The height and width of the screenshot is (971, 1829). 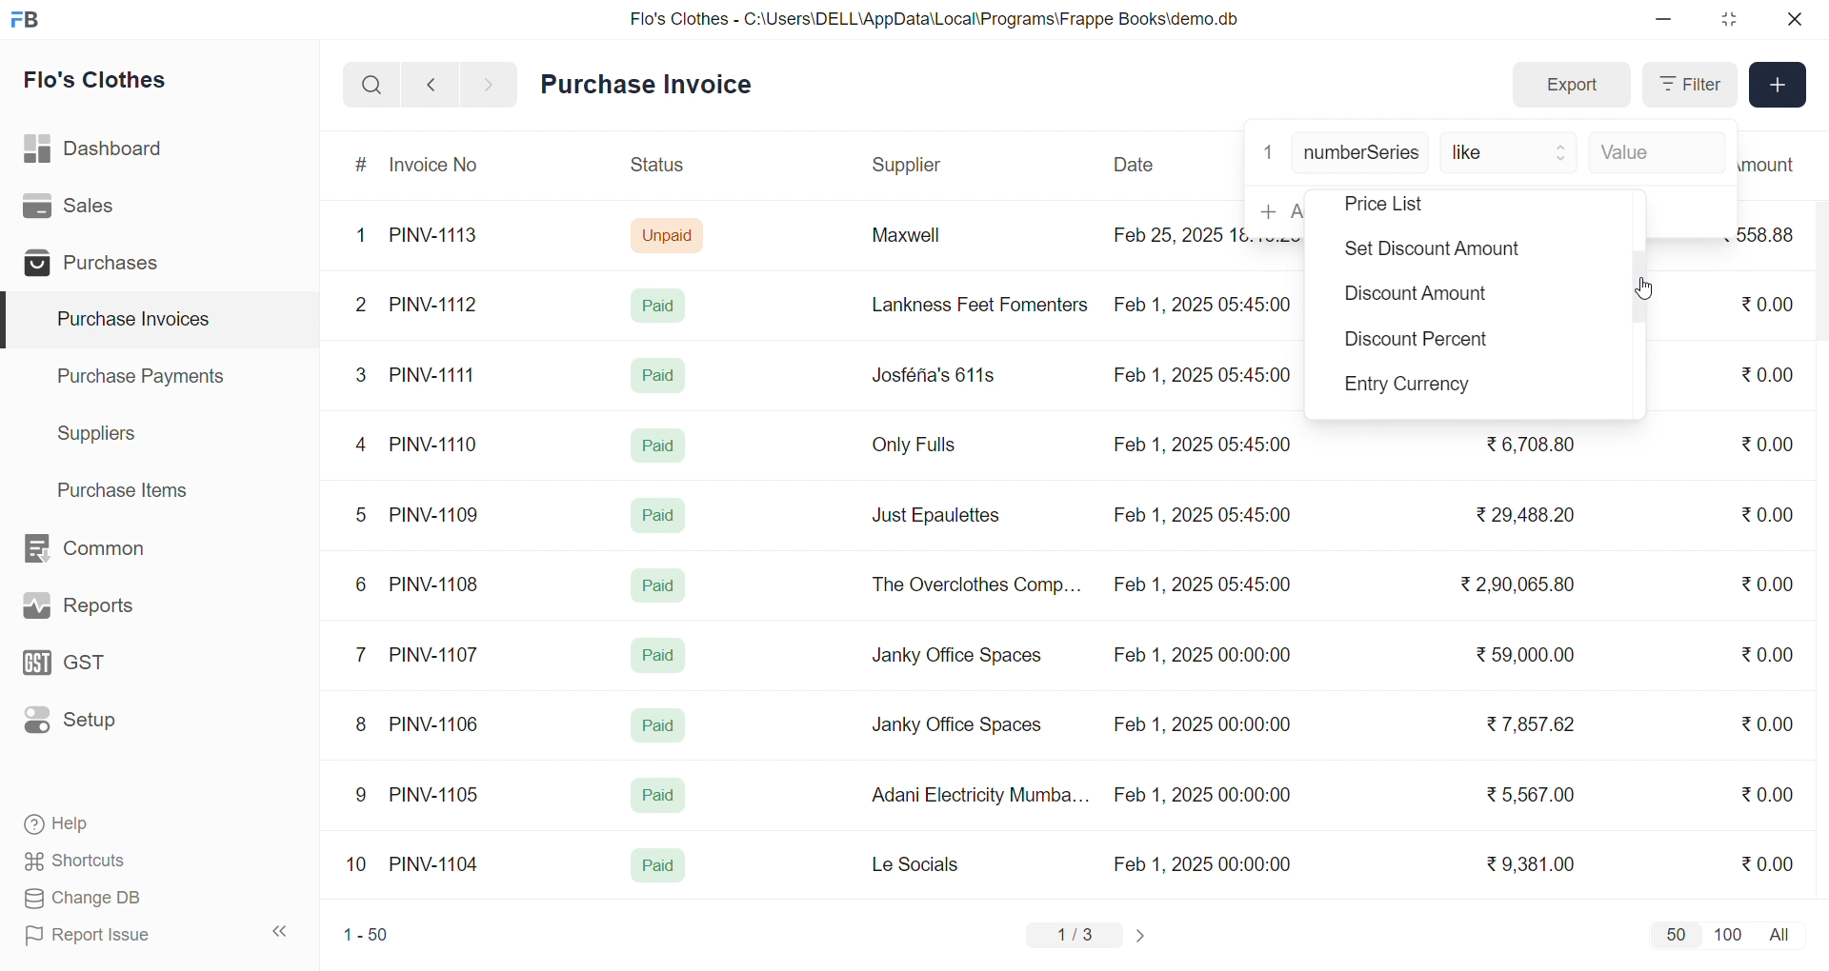 I want to click on 7, so click(x=365, y=653).